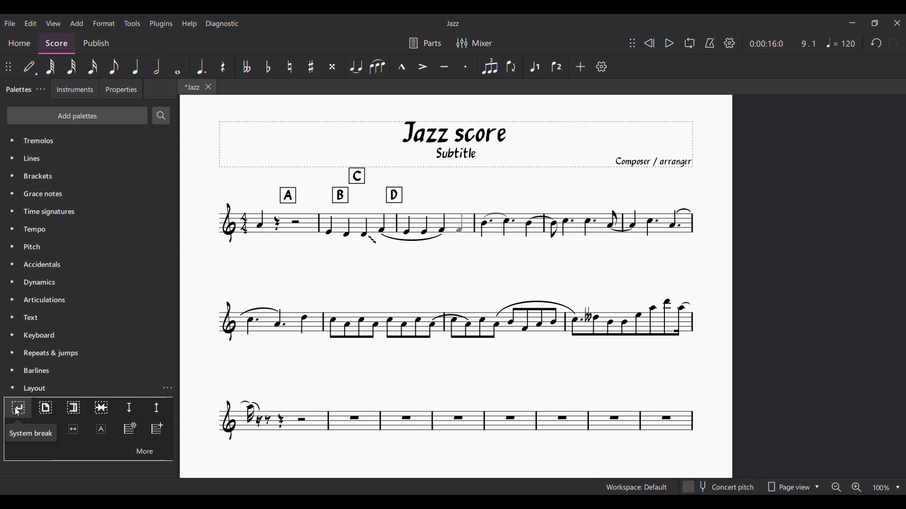  I want to click on Repeats and jumps, so click(90, 353).